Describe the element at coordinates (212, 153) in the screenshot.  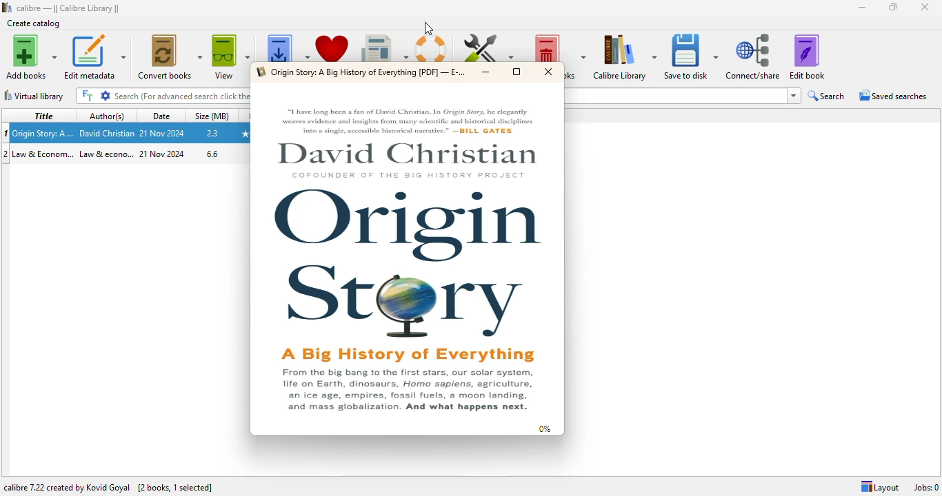
I see `size in mbs` at that location.